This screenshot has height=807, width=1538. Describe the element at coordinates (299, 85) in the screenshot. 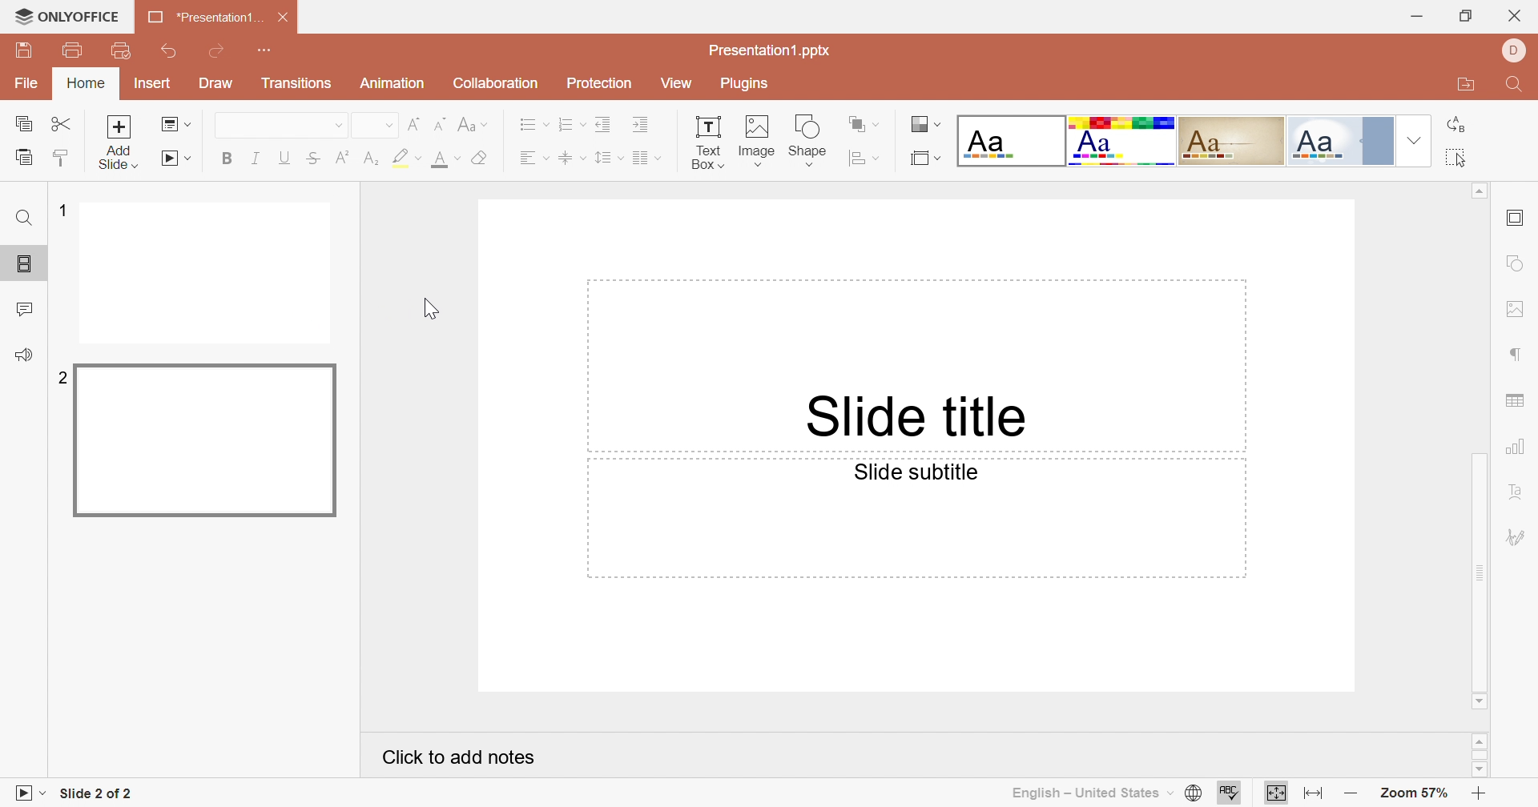

I see `Transitions` at that location.